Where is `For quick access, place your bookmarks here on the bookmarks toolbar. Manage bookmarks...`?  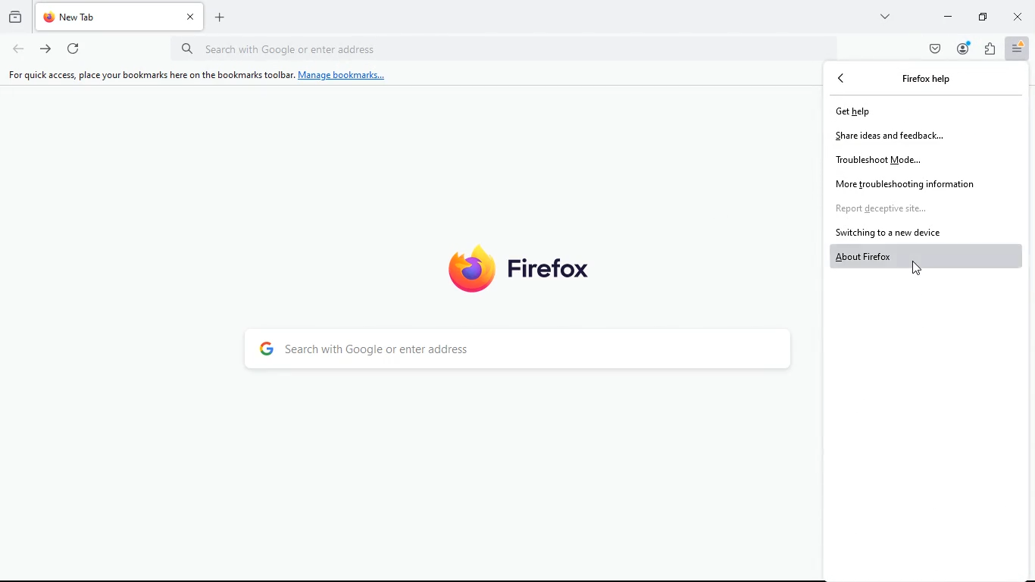 For quick access, place your bookmarks here on the bookmarks toolbar. Manage bookmarks... is located at coordinates (196, 75).